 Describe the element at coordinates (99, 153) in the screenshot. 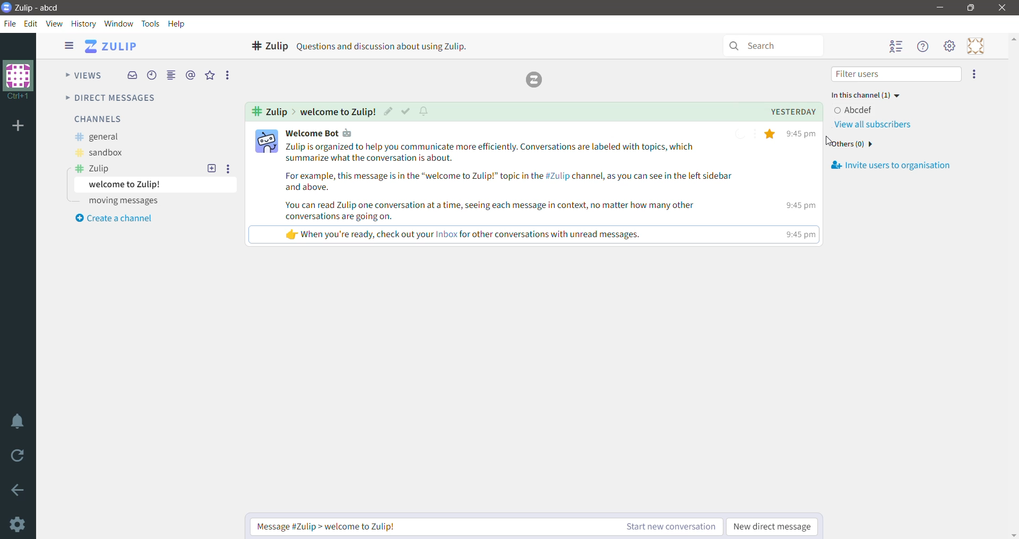

I see `sandbox` at that location.